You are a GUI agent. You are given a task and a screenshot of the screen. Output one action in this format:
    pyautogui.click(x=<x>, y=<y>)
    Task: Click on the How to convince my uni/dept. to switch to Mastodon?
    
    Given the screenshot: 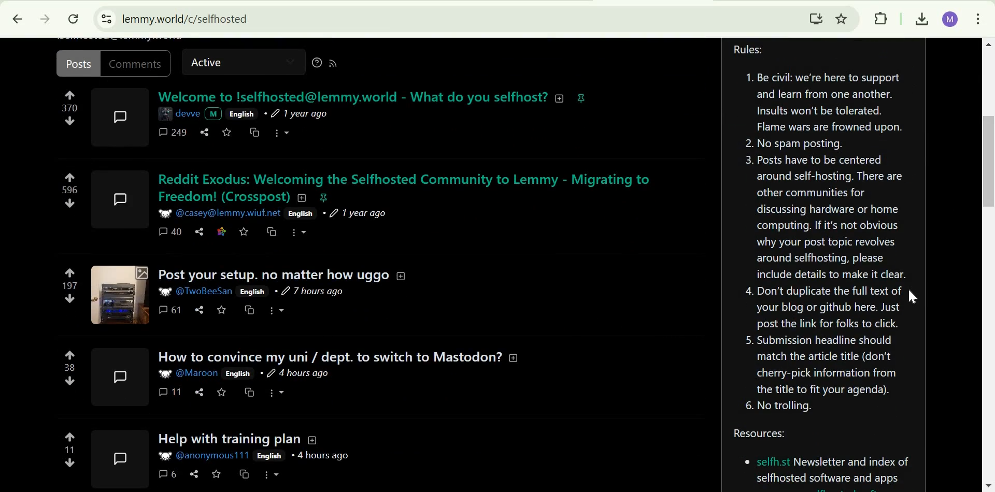 What is the action you would take?
    pyautogui.click(x=328, y=357)
    